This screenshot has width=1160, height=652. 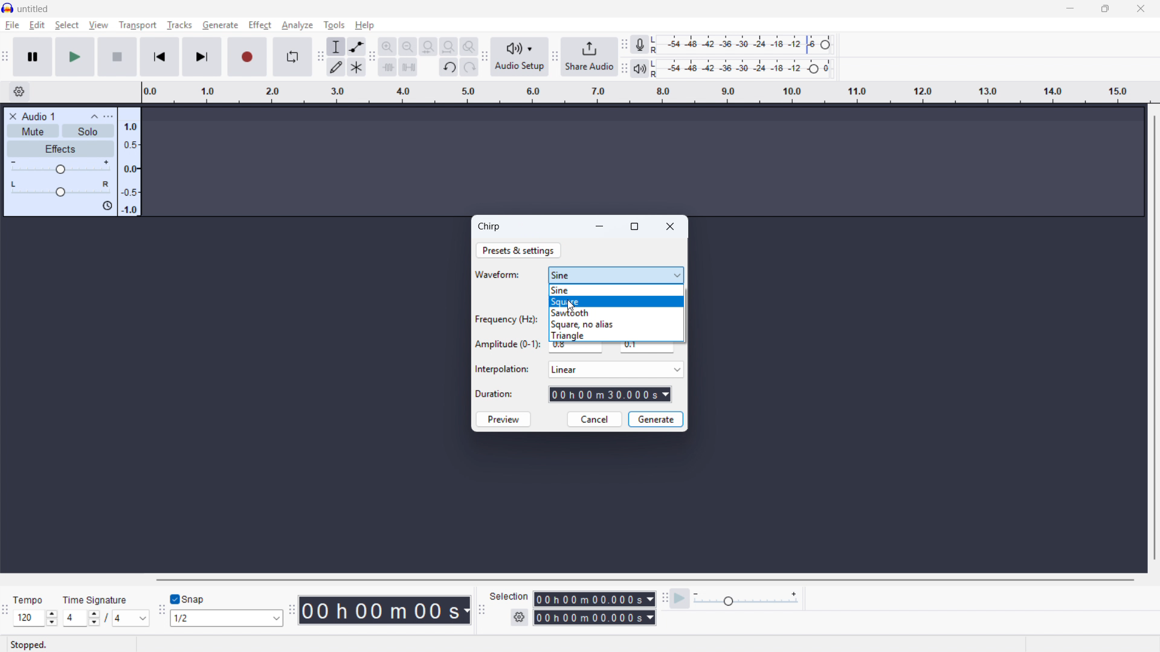 What do you see at coordinates (469, 68) in the screenshot?
I see `Redo ` at bounding box center [469, 68].